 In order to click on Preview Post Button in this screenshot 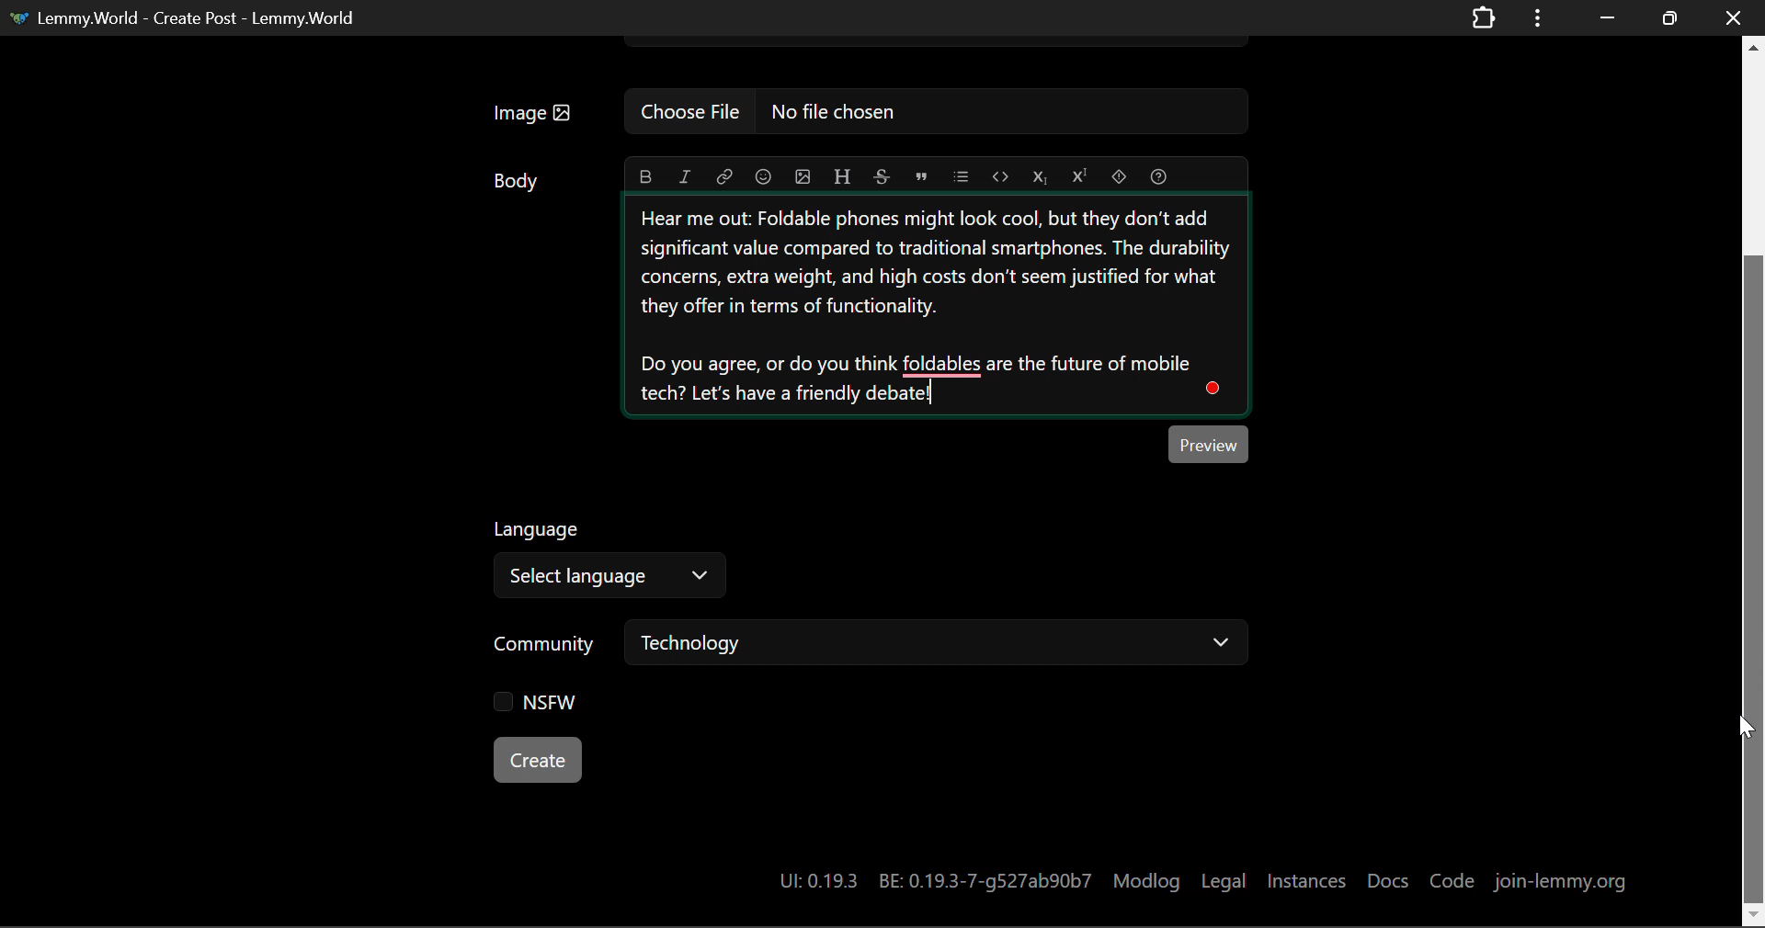, I will do `click(1212, 442)`.